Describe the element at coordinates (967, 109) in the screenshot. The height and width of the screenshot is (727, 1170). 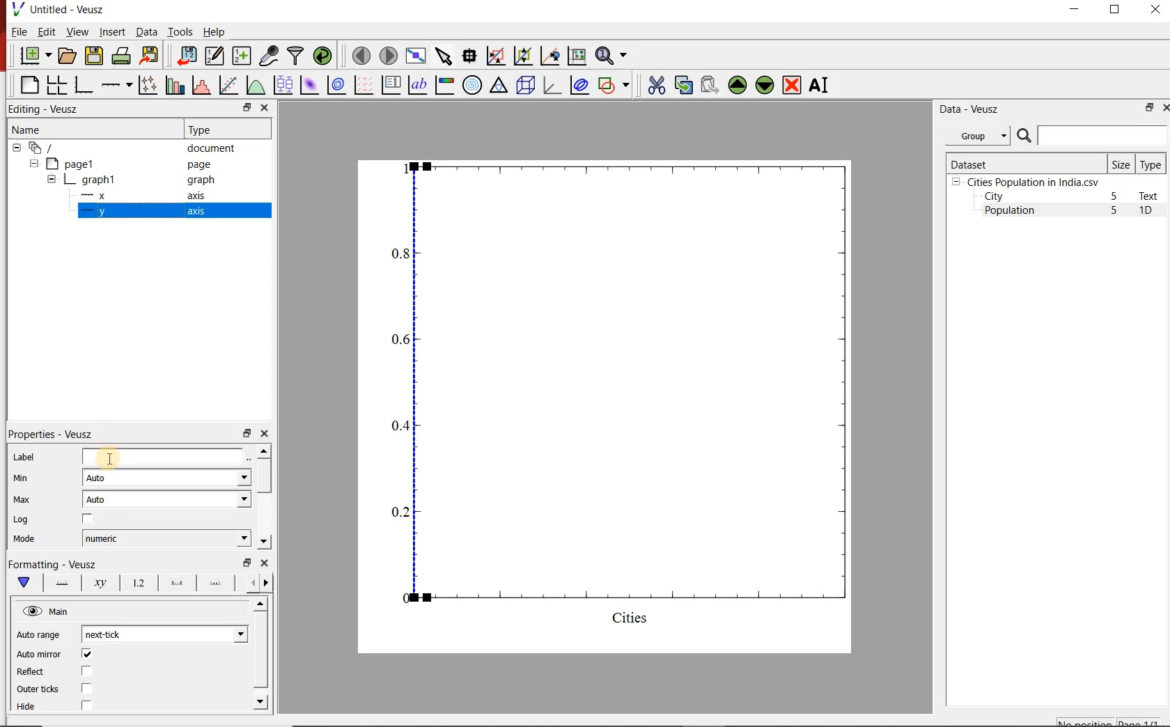
I see `Data - Veusz` at that location.